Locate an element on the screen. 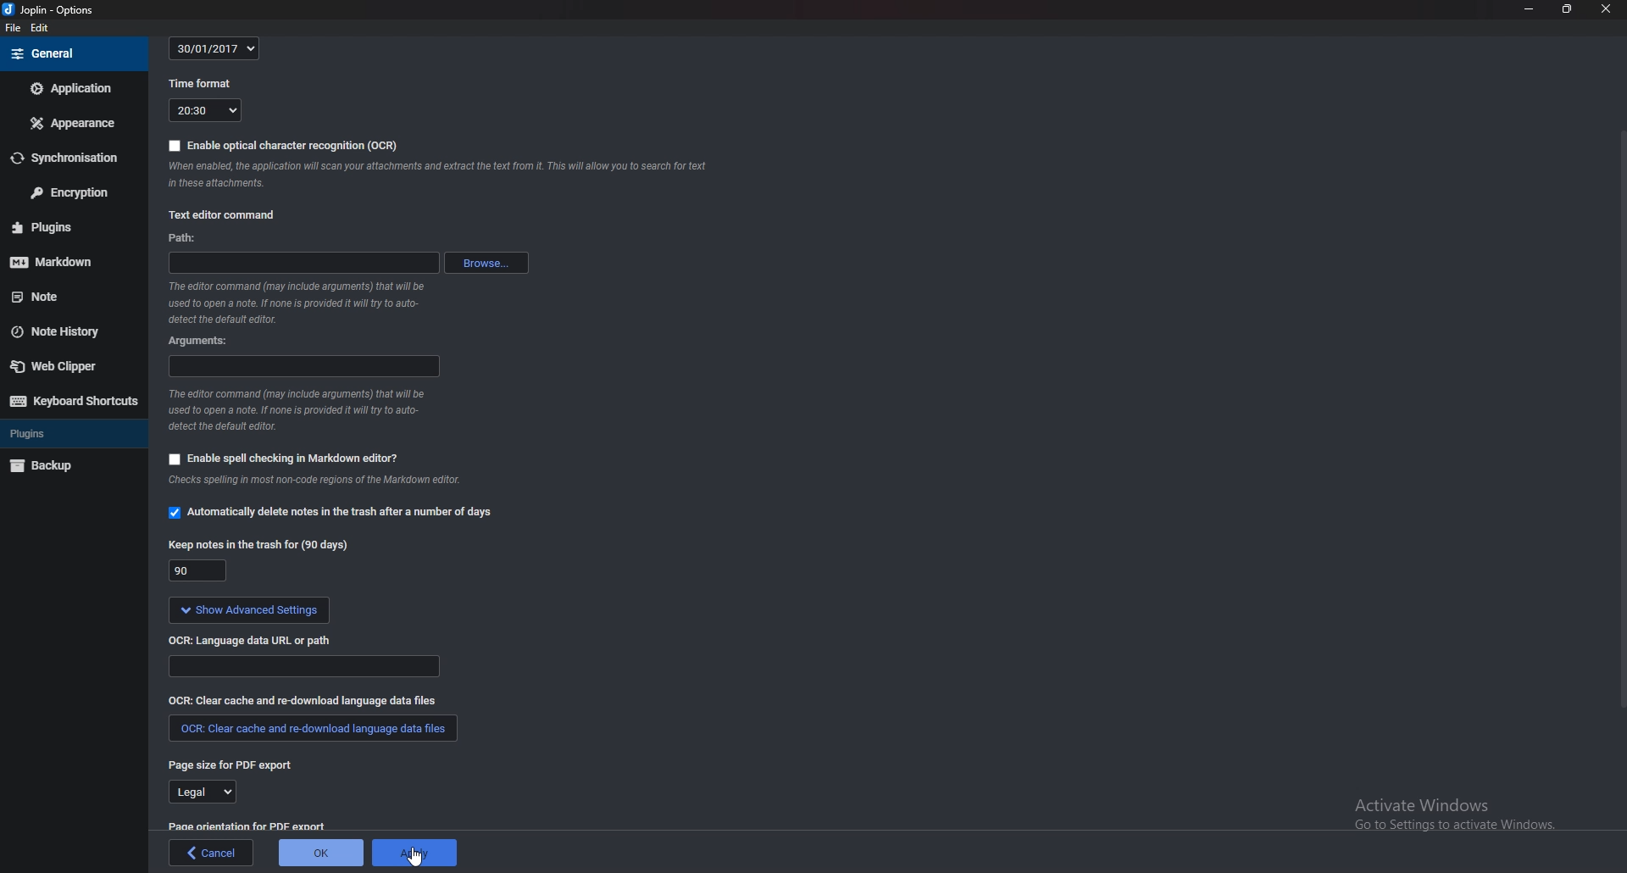  path is located at coordinates (303, 261).